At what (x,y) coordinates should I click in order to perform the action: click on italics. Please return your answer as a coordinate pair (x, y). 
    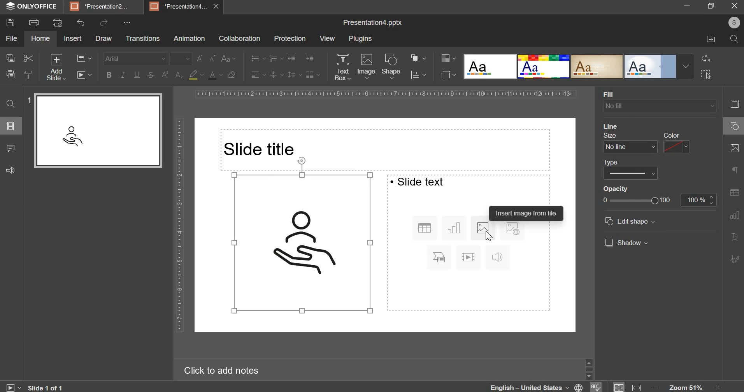
    Looking at the image, I should click on (123, 73).